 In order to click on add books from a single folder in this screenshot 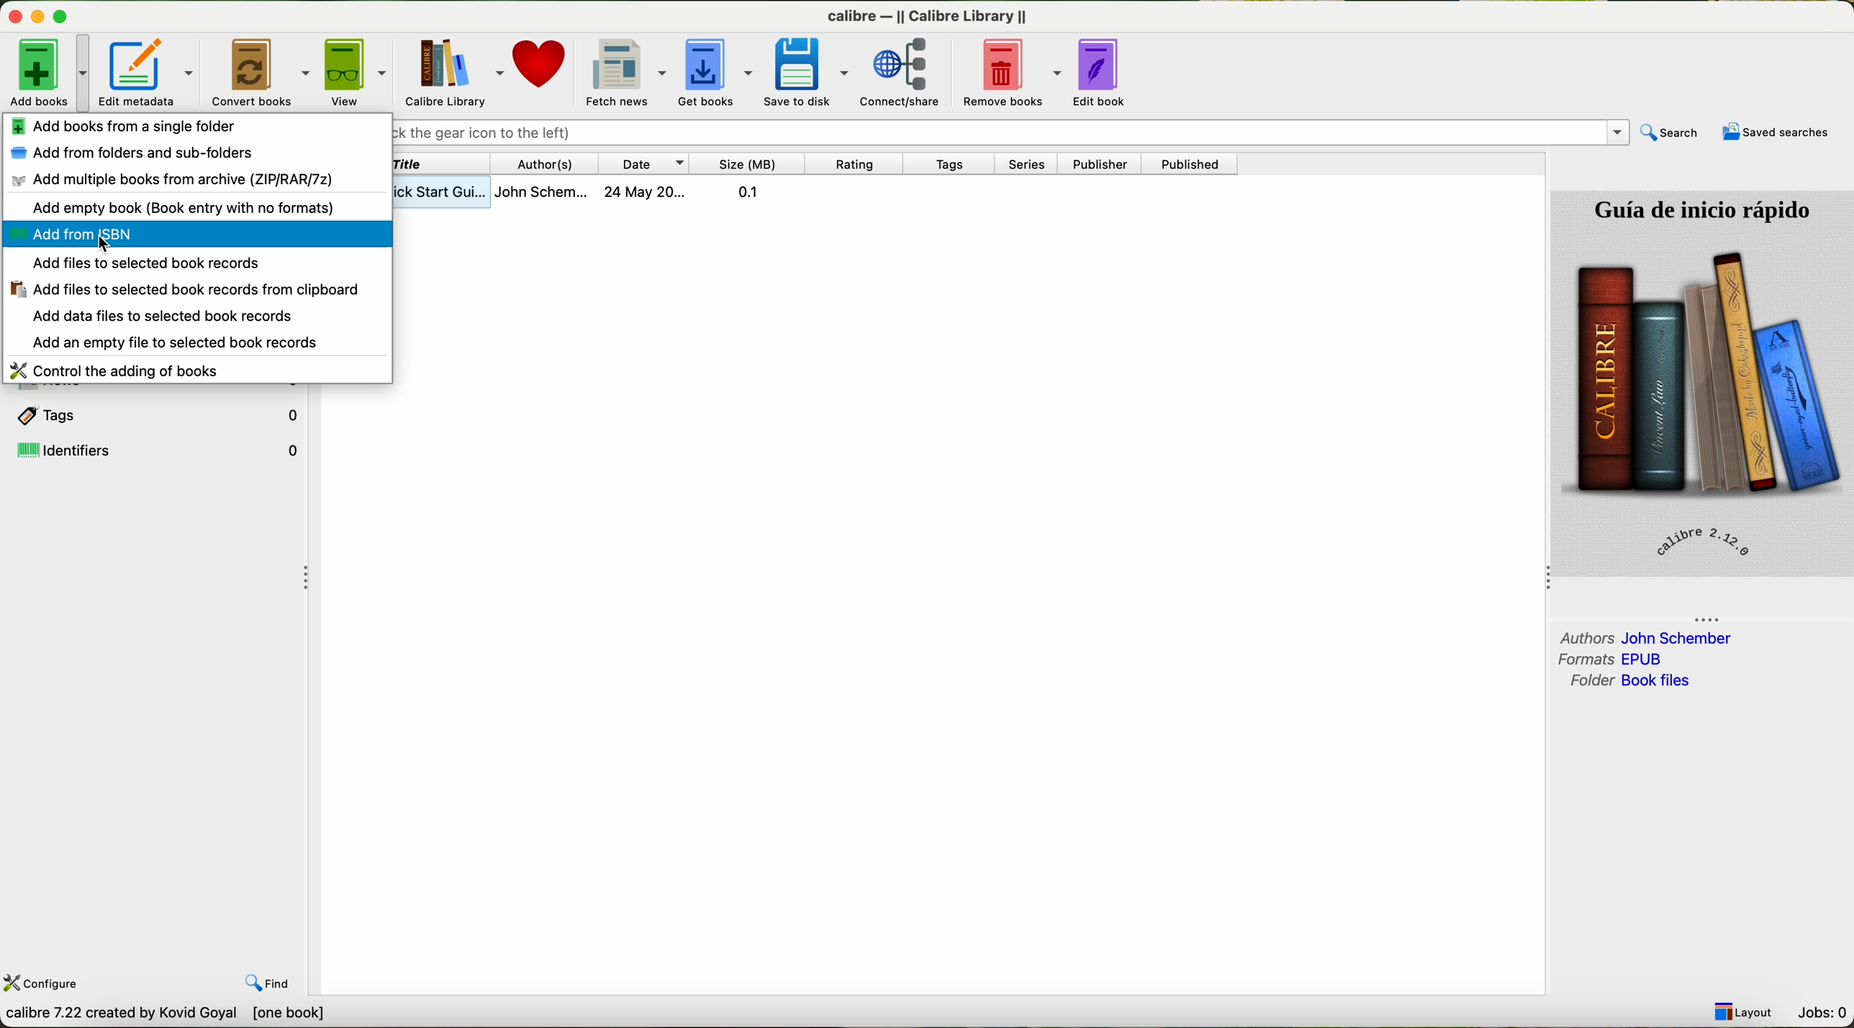, I will do `click(125, 127)`.